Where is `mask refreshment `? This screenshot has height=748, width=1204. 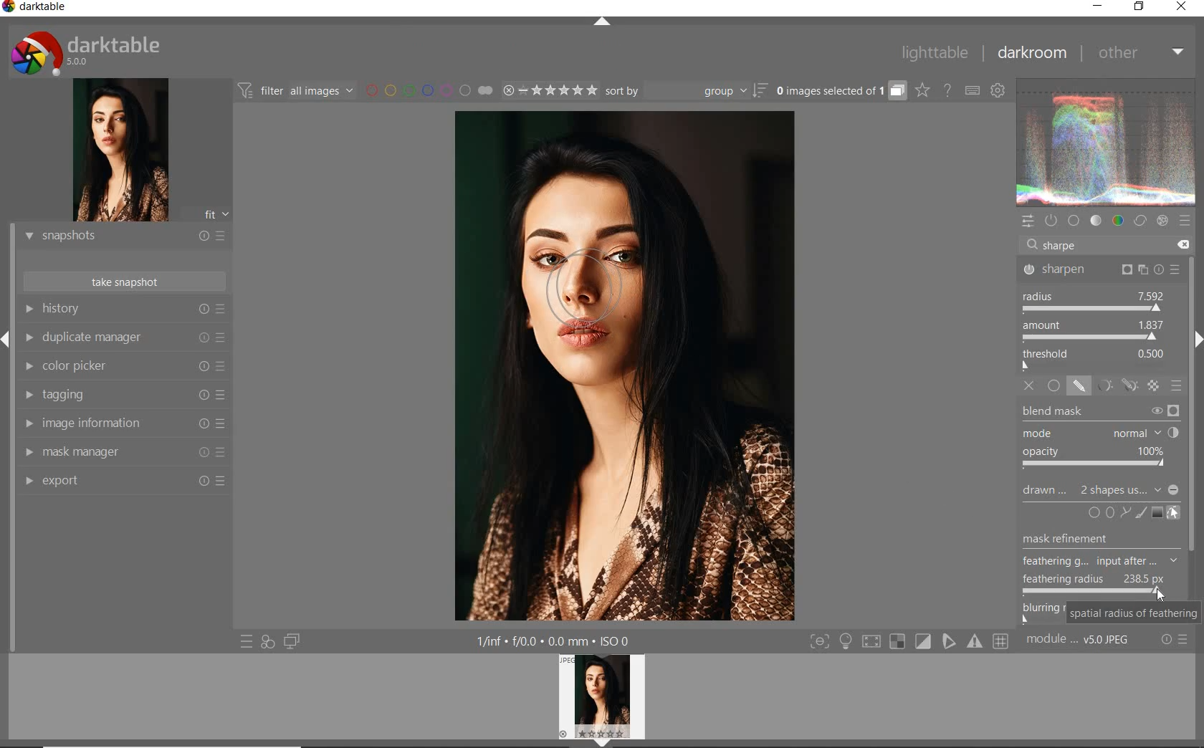
mask refreshment  is located at coordinates (1102, 537).